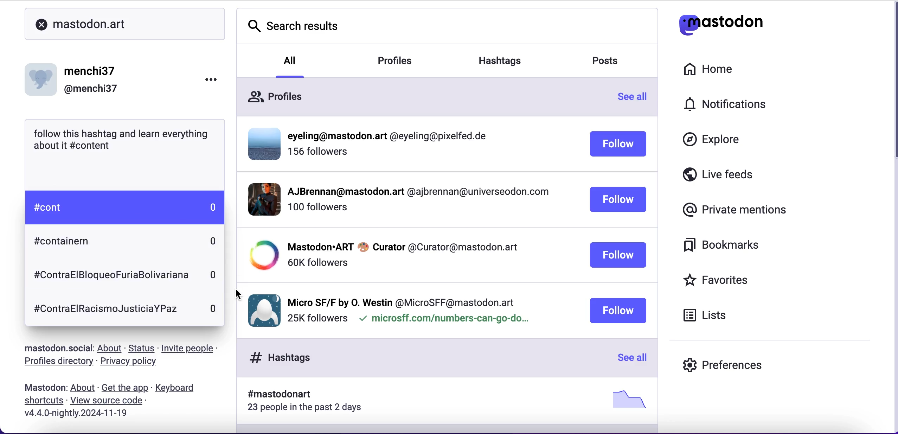 This screenshot has width=898, height=434. I want to click on see all, so click(630, 358).